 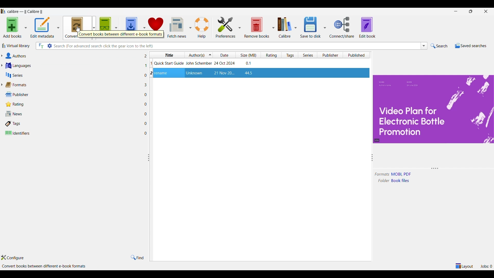 I want to click on Rating, so click(x=73, y=104).